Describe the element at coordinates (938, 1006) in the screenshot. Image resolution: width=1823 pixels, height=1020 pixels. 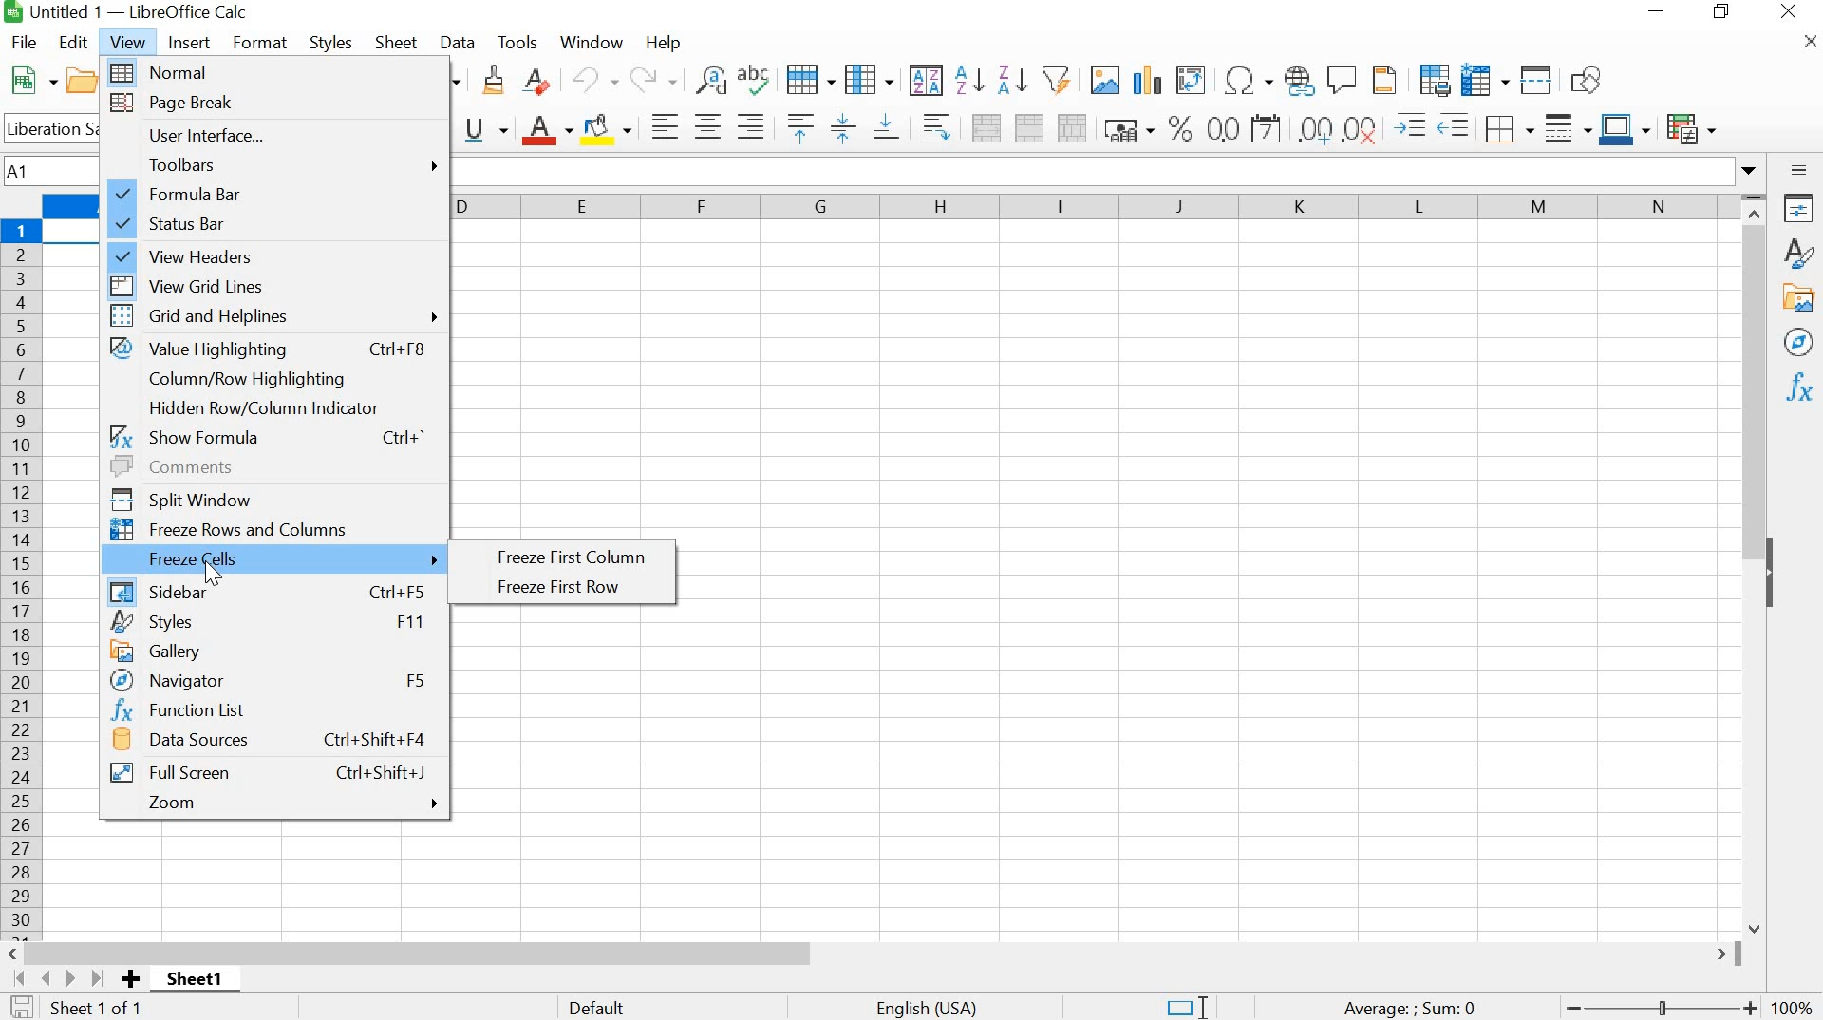
I see `TEST LANGUAGE` at that location.